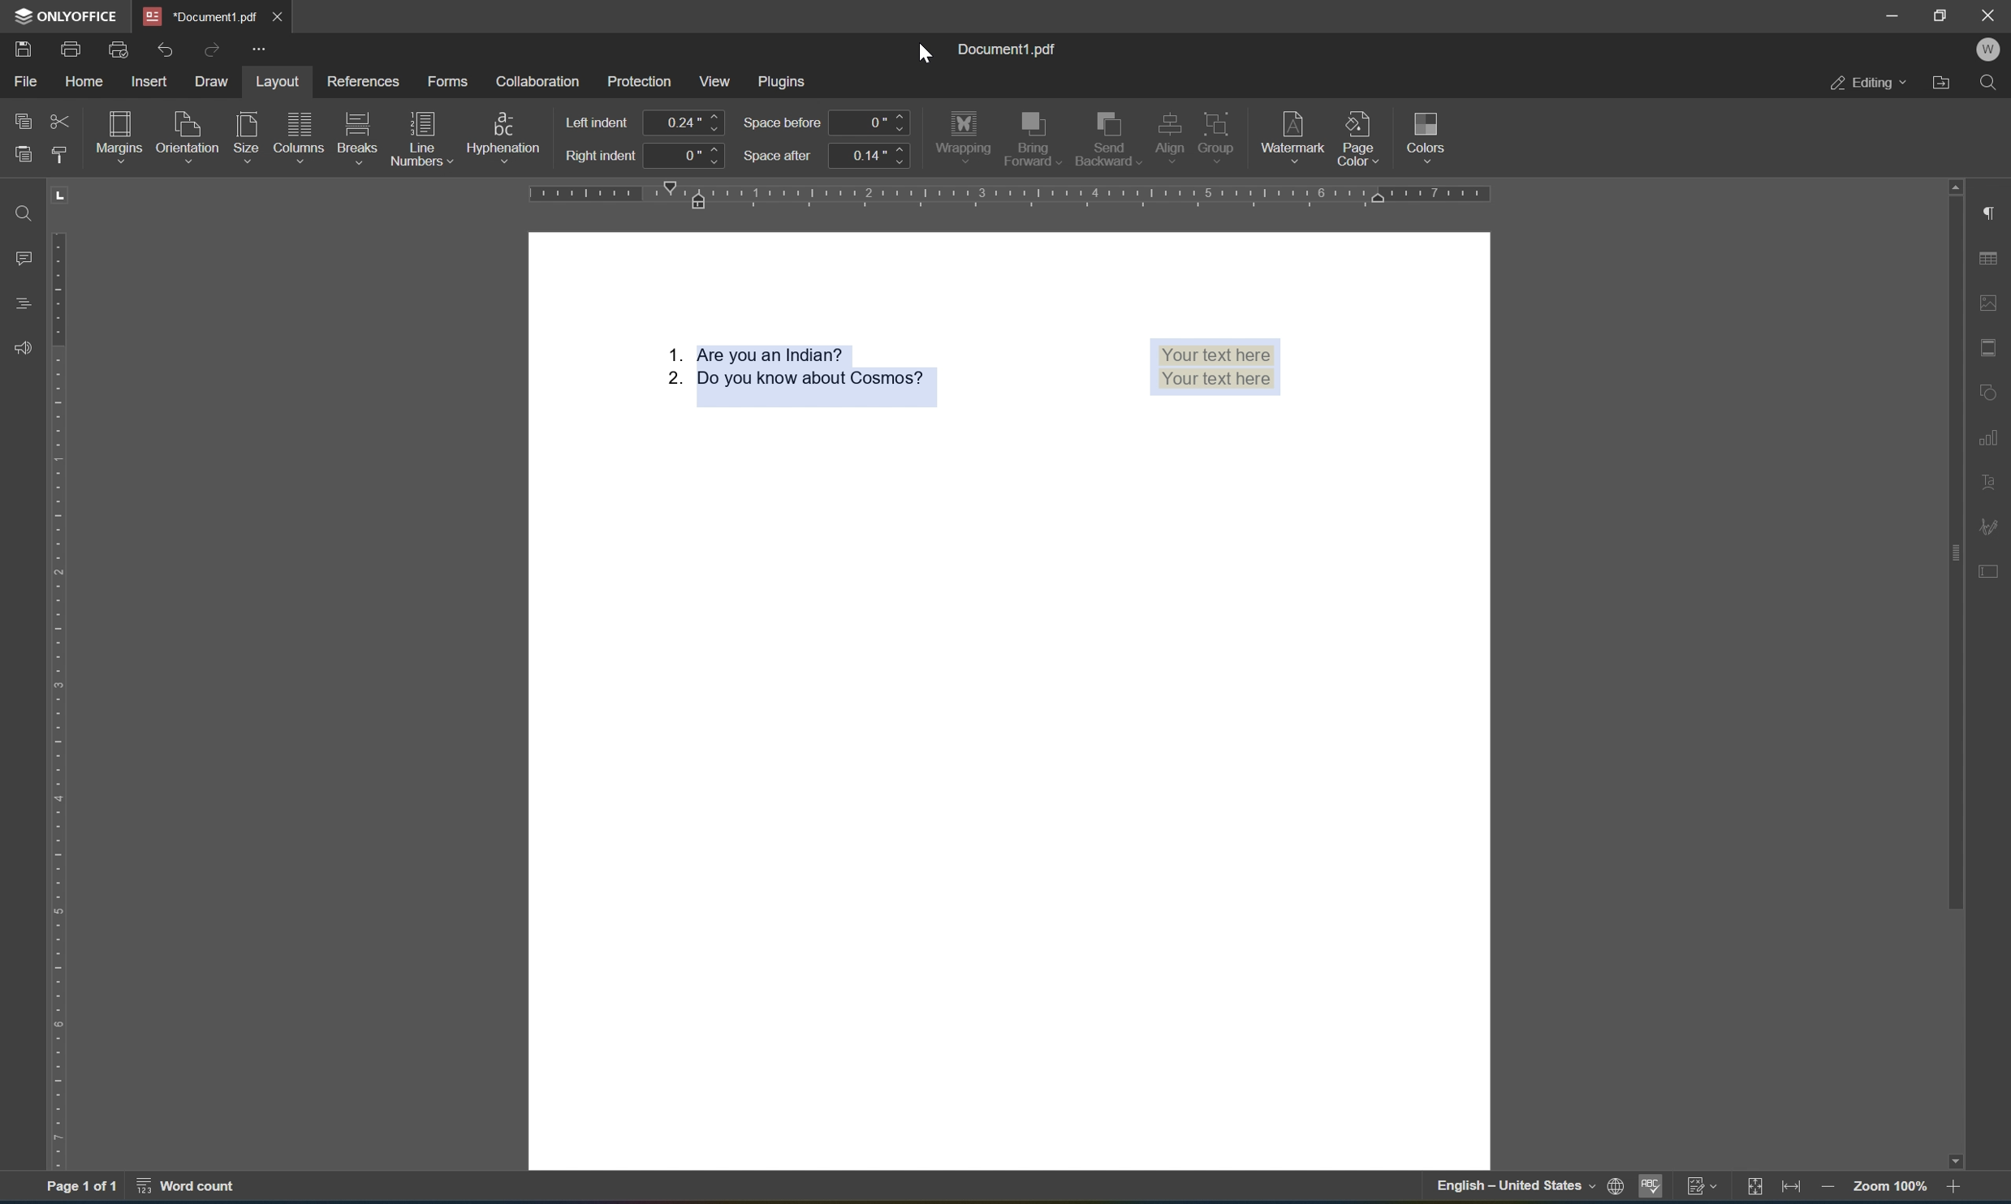 This screenshot has width=2011, height=1204. Describe the element at coordinates (542, 80) in the screenshot. I see `collaboration` at that location.